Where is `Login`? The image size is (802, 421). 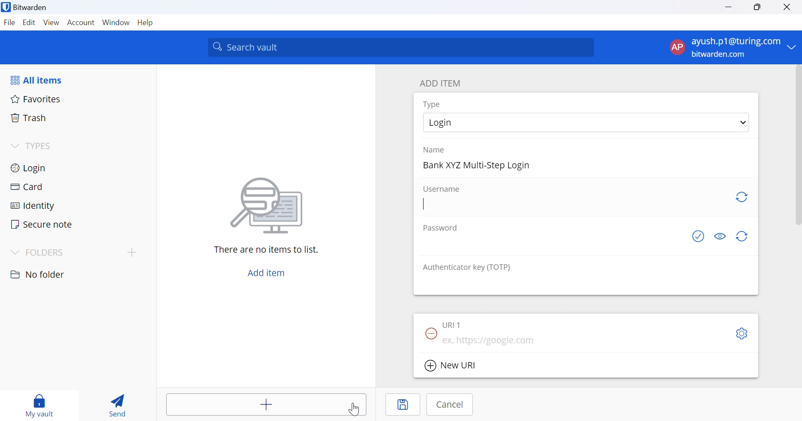 Login is located at coordinates (30, 167).